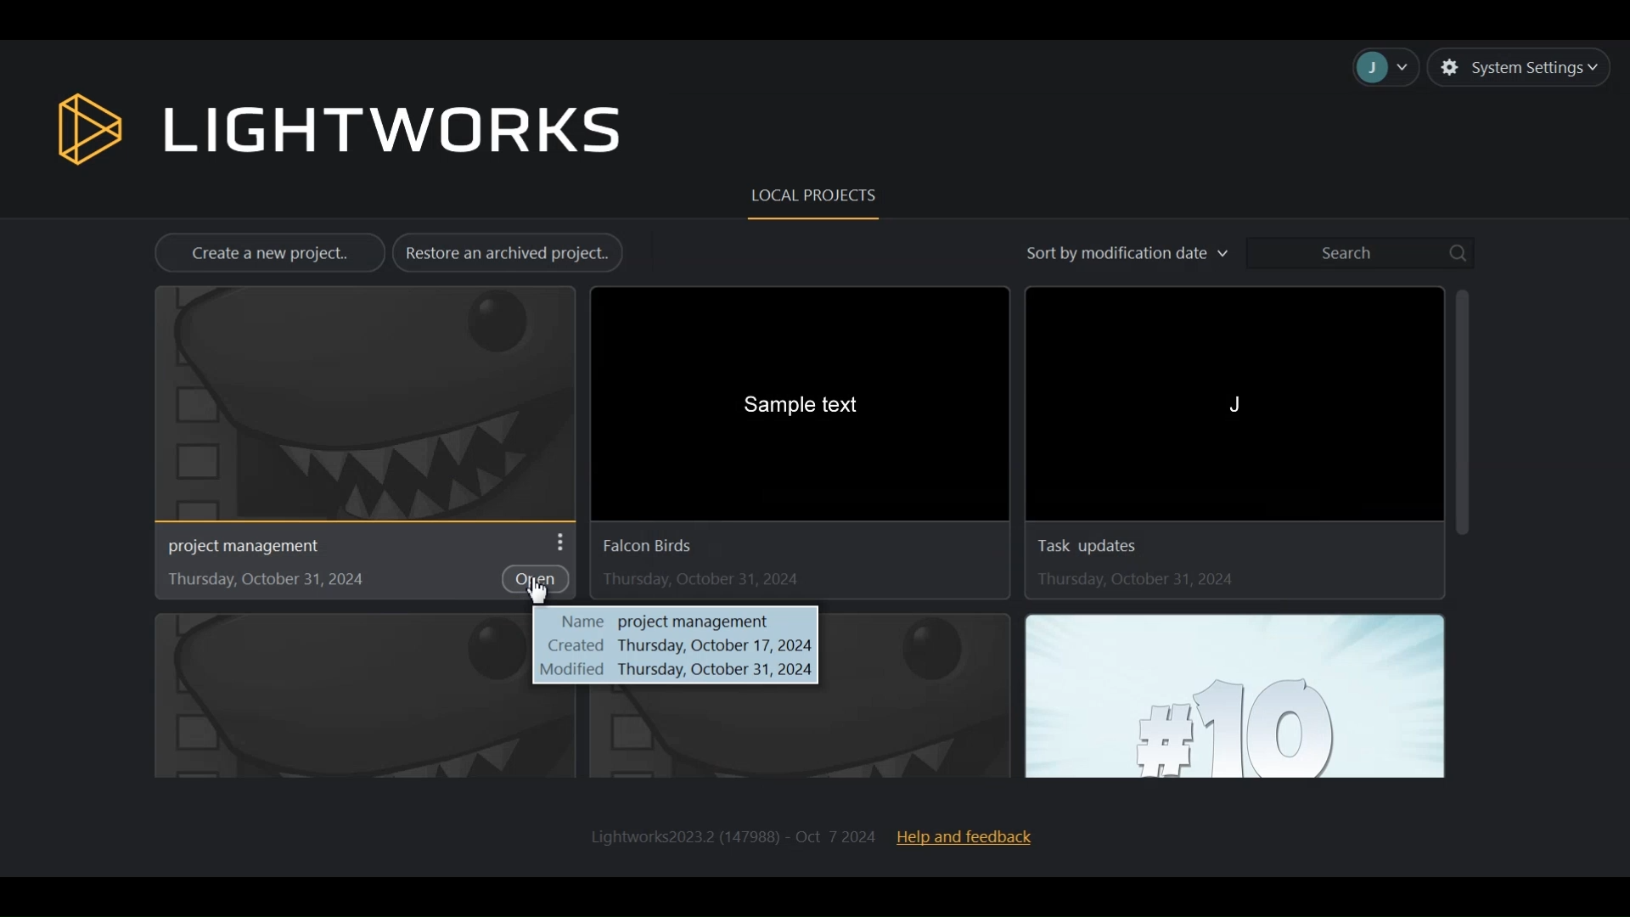  Describe the element at coordinates (784, 749) in the screenshot. I see `Name ` at that location.